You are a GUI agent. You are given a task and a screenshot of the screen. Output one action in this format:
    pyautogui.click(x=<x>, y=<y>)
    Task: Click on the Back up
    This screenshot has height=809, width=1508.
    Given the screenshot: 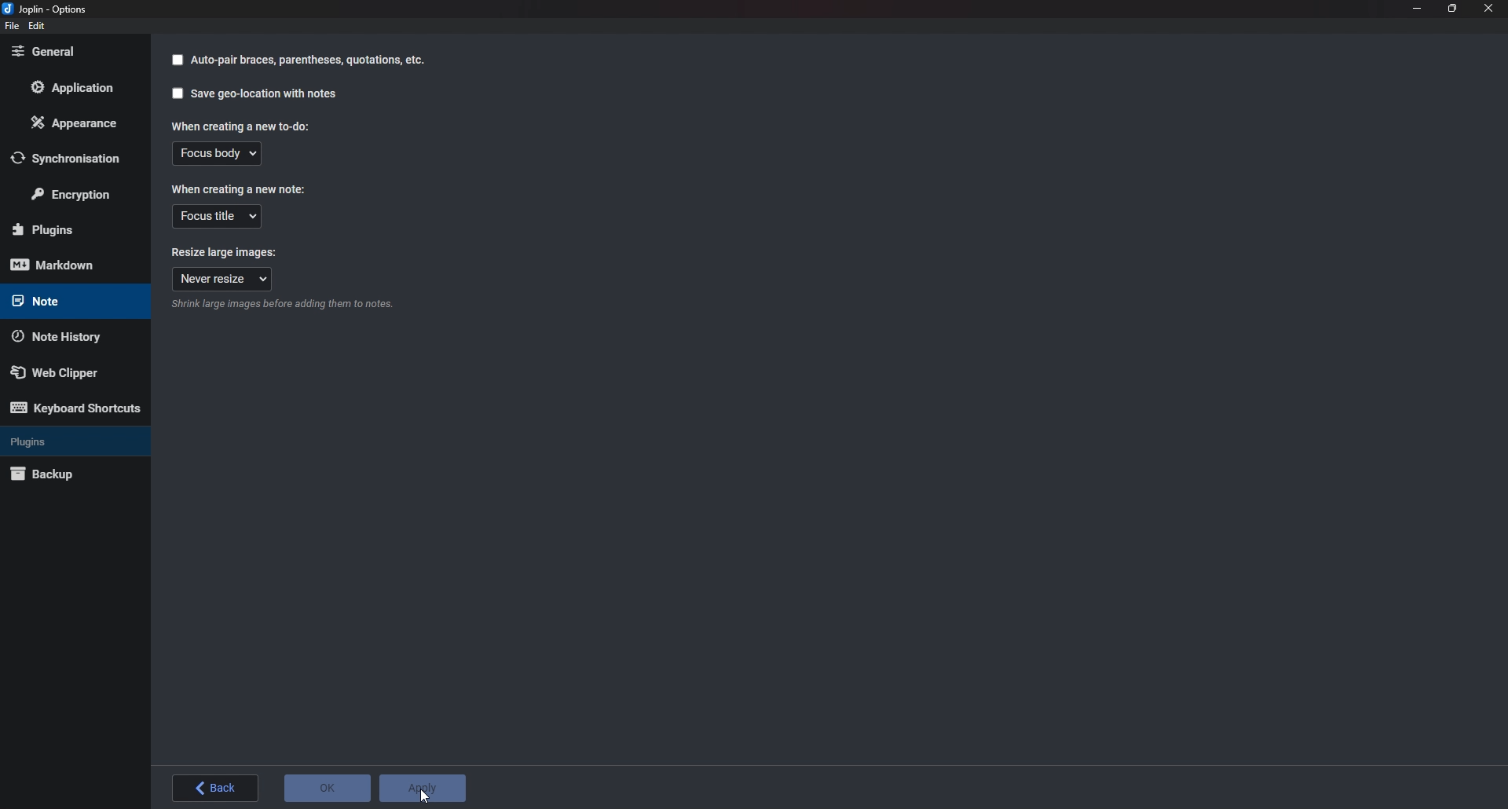 What is the action you would take?
    pyautogui.click(x=71, y=474)
    